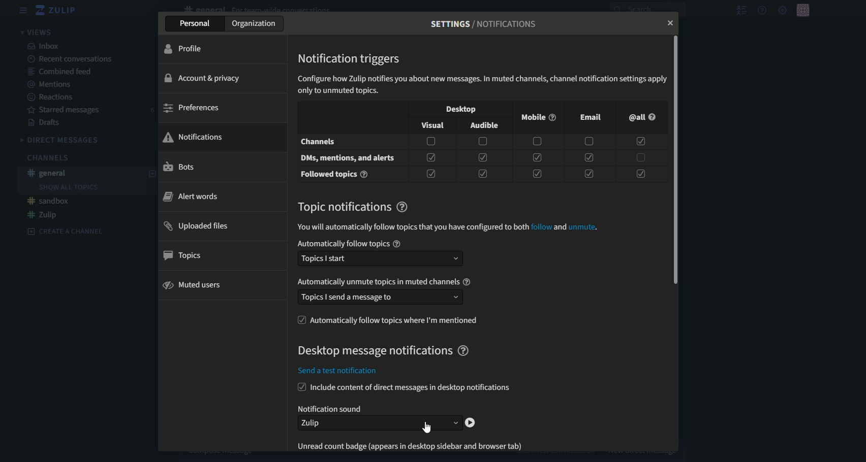  Describe the element at coordinates (191, 108) in the screenshot. I see `preference` at that location.